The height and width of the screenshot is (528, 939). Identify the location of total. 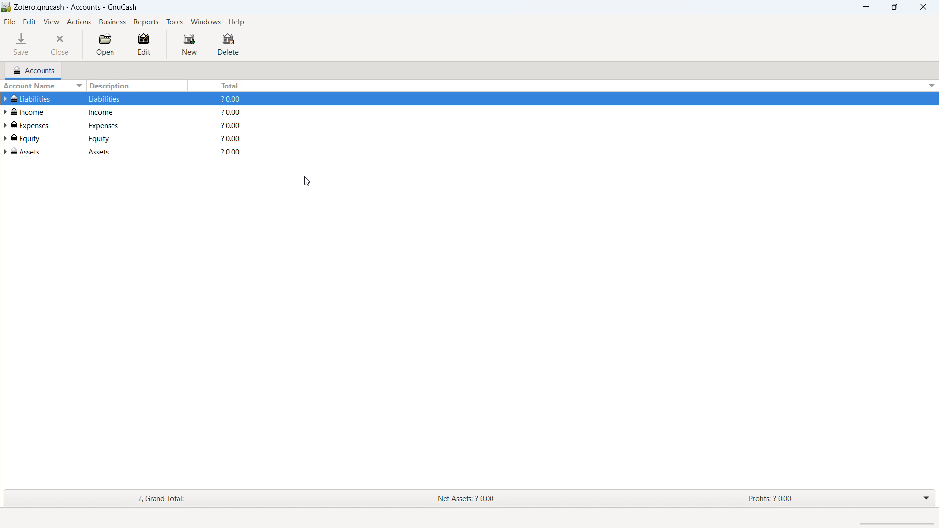
(216, 85).